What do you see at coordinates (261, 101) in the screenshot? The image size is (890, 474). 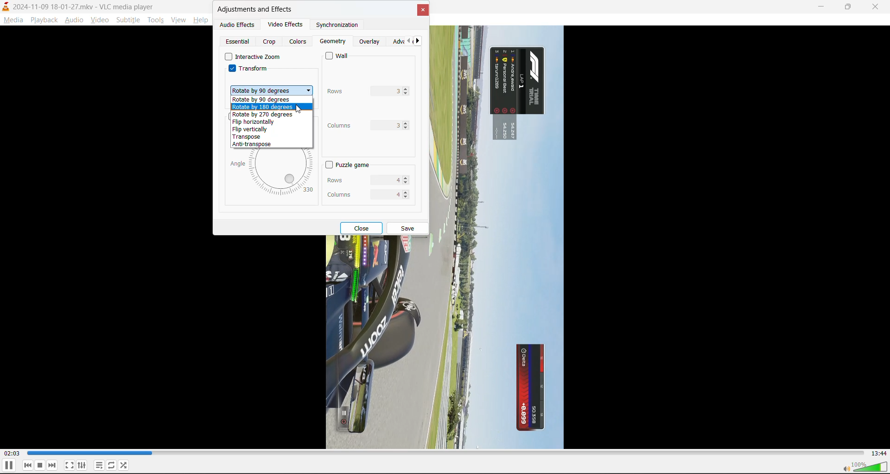 I see `rotate 90 degress` at bounding box center [261, 101].